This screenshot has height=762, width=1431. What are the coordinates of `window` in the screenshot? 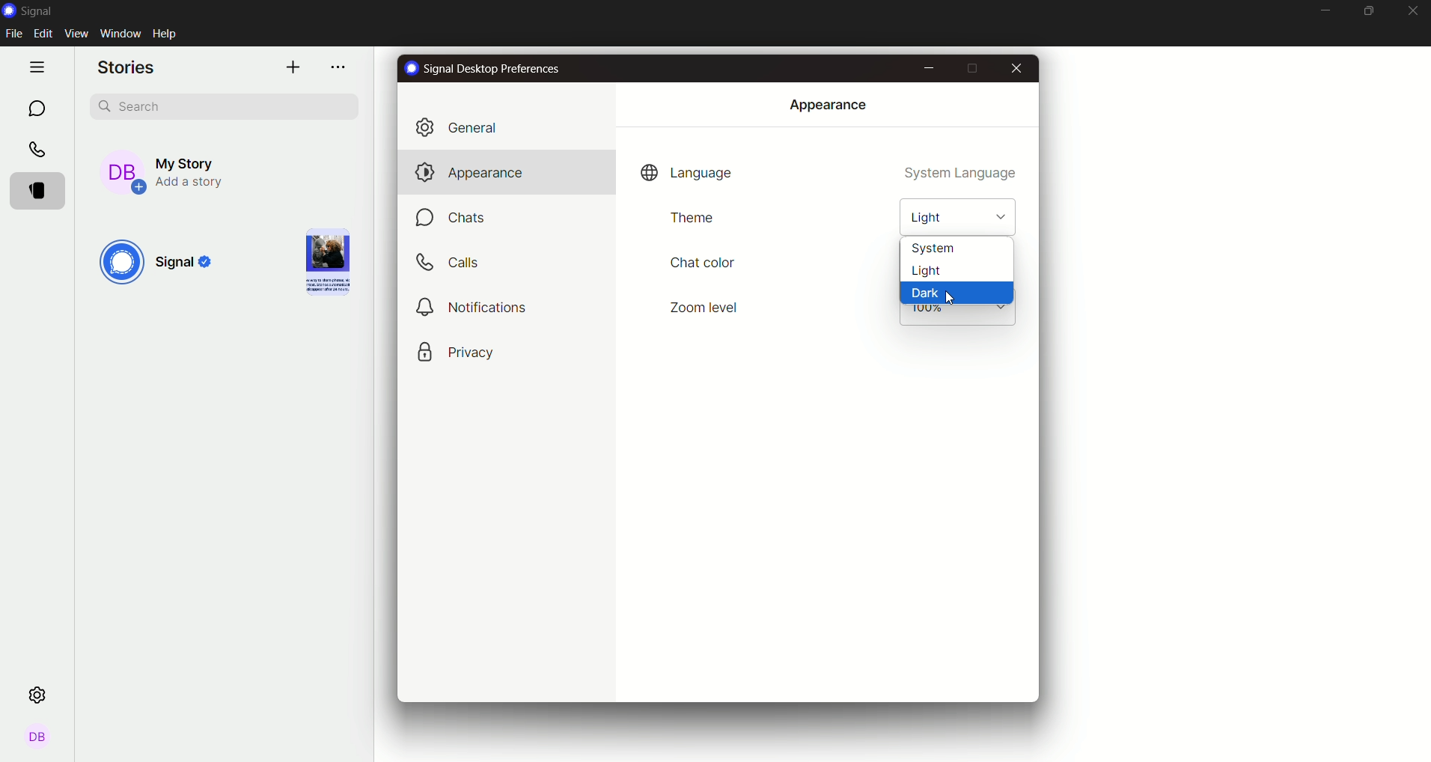 It's located at (120, 32).